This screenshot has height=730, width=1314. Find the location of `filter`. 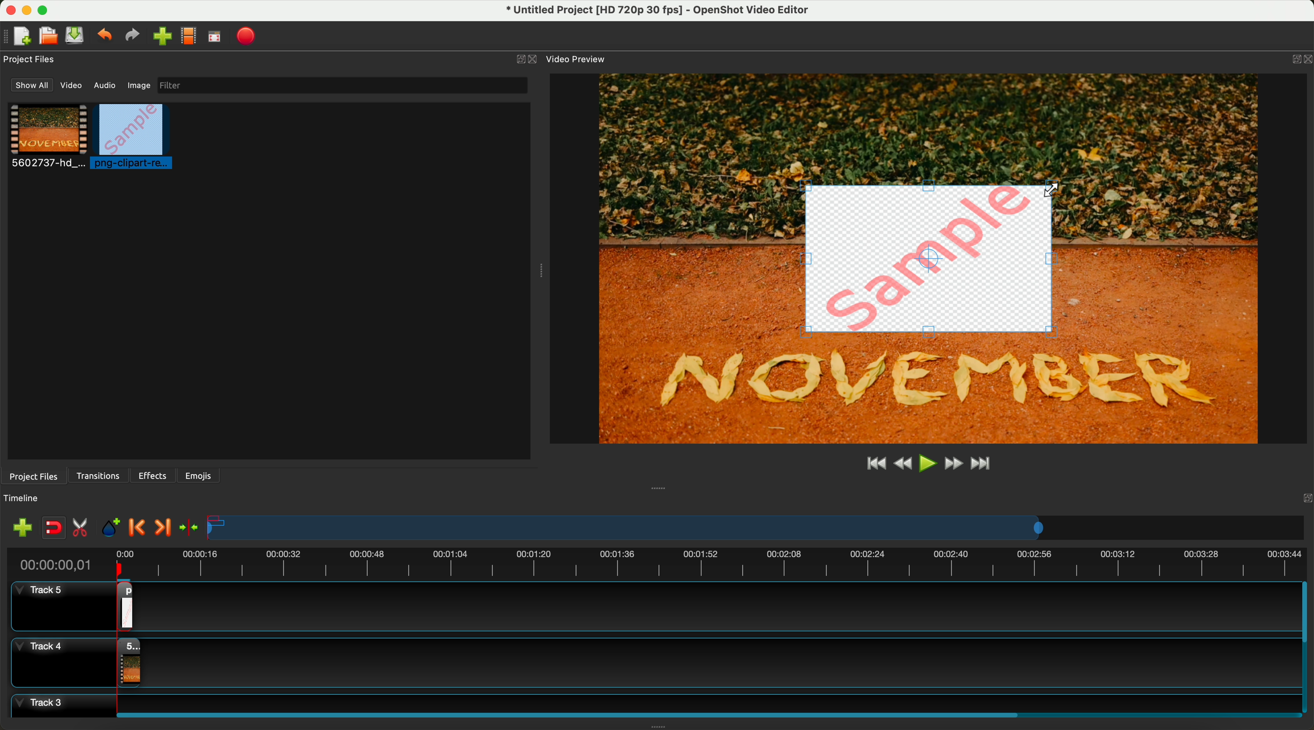

filter is located at coordinates (340, 85).